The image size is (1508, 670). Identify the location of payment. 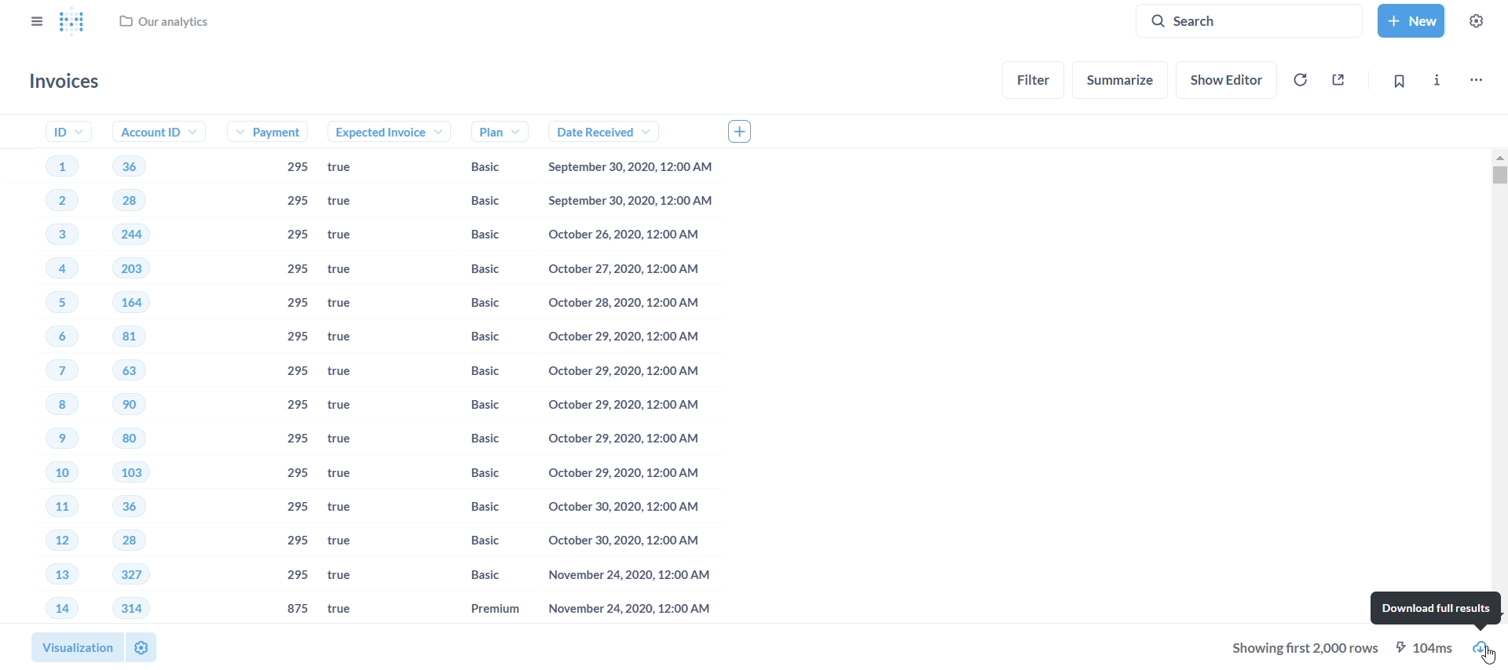
(274, 133).